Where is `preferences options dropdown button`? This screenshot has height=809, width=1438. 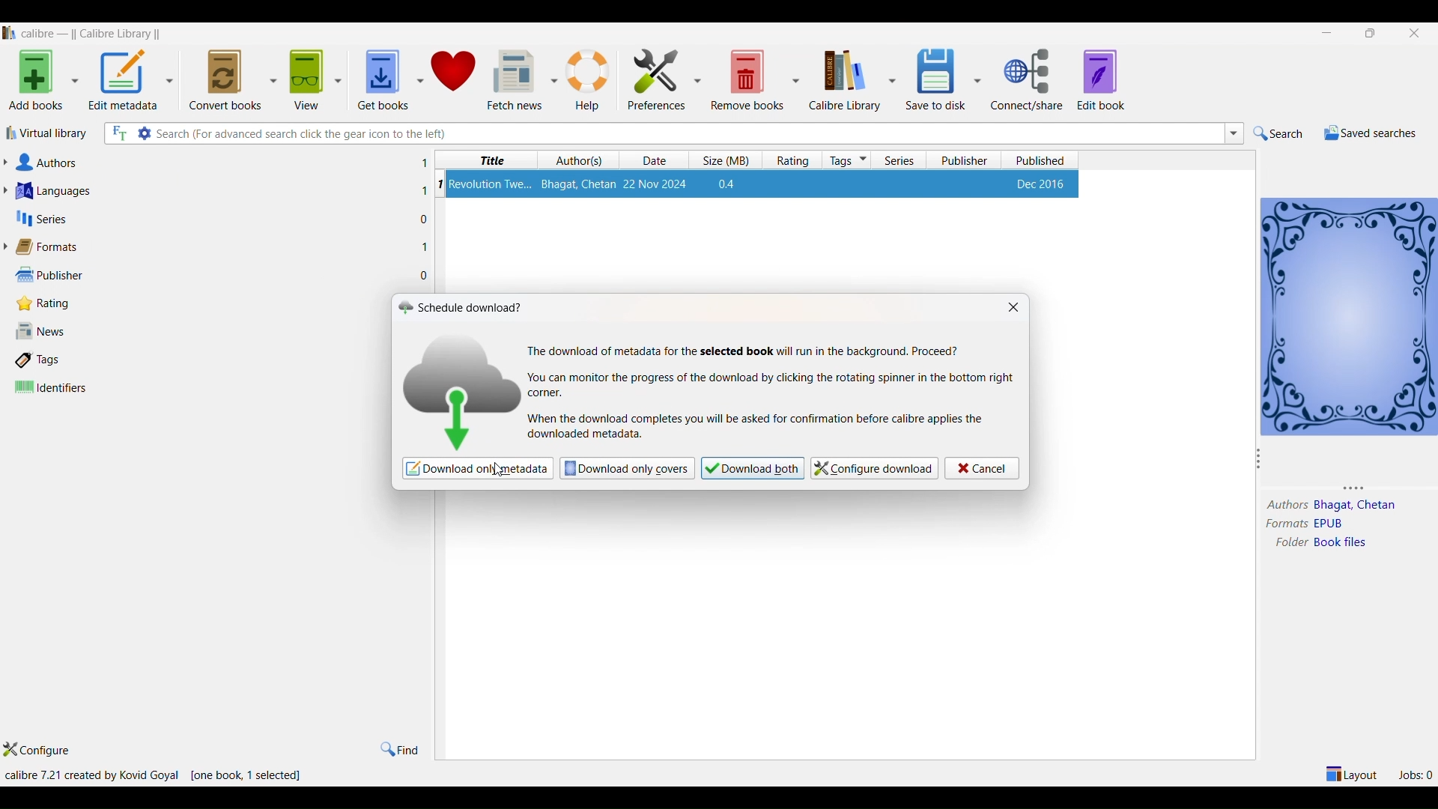
preferences options dropdown button is located at coordinates (699, 79).